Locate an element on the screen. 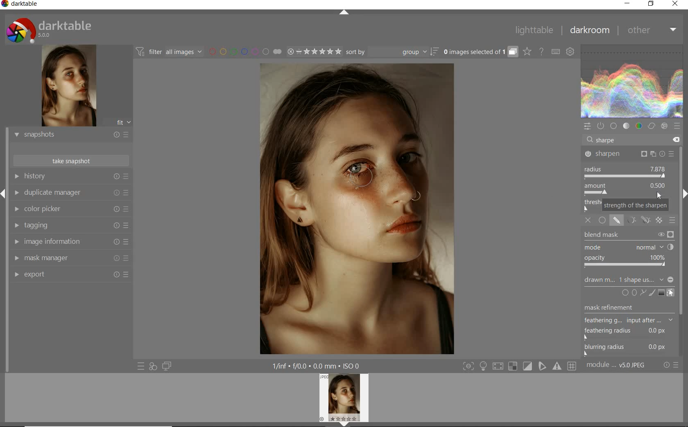 This screenshot has height=427, width=688. INPUT VALUE is located at coordinates (606, 139).